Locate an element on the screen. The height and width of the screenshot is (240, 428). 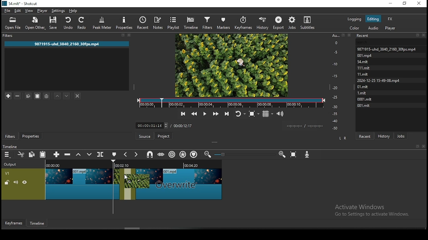
timer is located at coordinates (152, 126).